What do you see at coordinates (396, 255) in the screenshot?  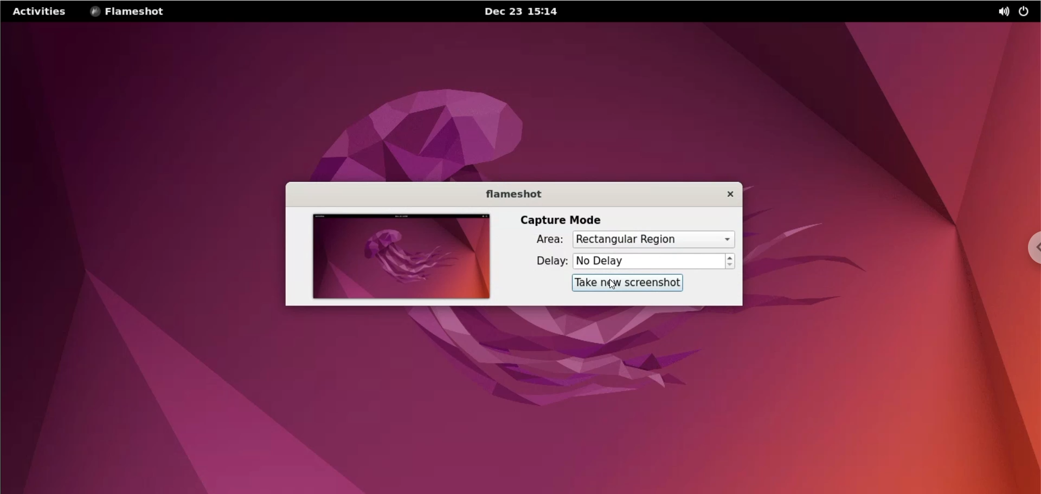 I see `screenshot  preview` at bounding box center [396, 255].